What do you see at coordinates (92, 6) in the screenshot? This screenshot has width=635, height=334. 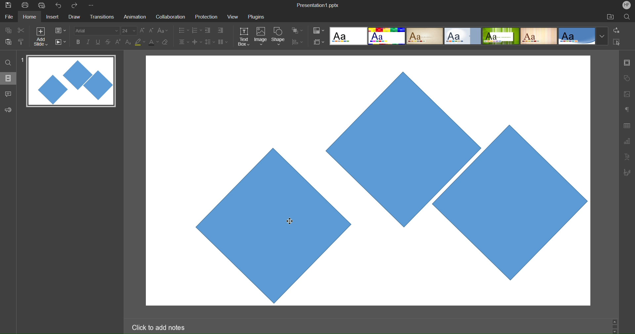 I see `More` at bounding box center [92, 6].